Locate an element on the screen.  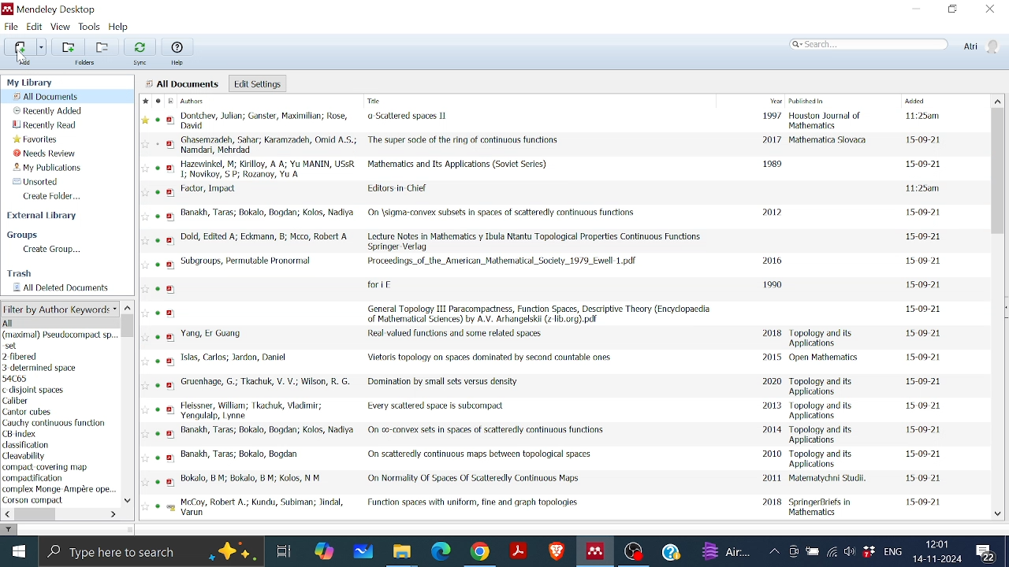
My library is located at coordinates (28, 82).